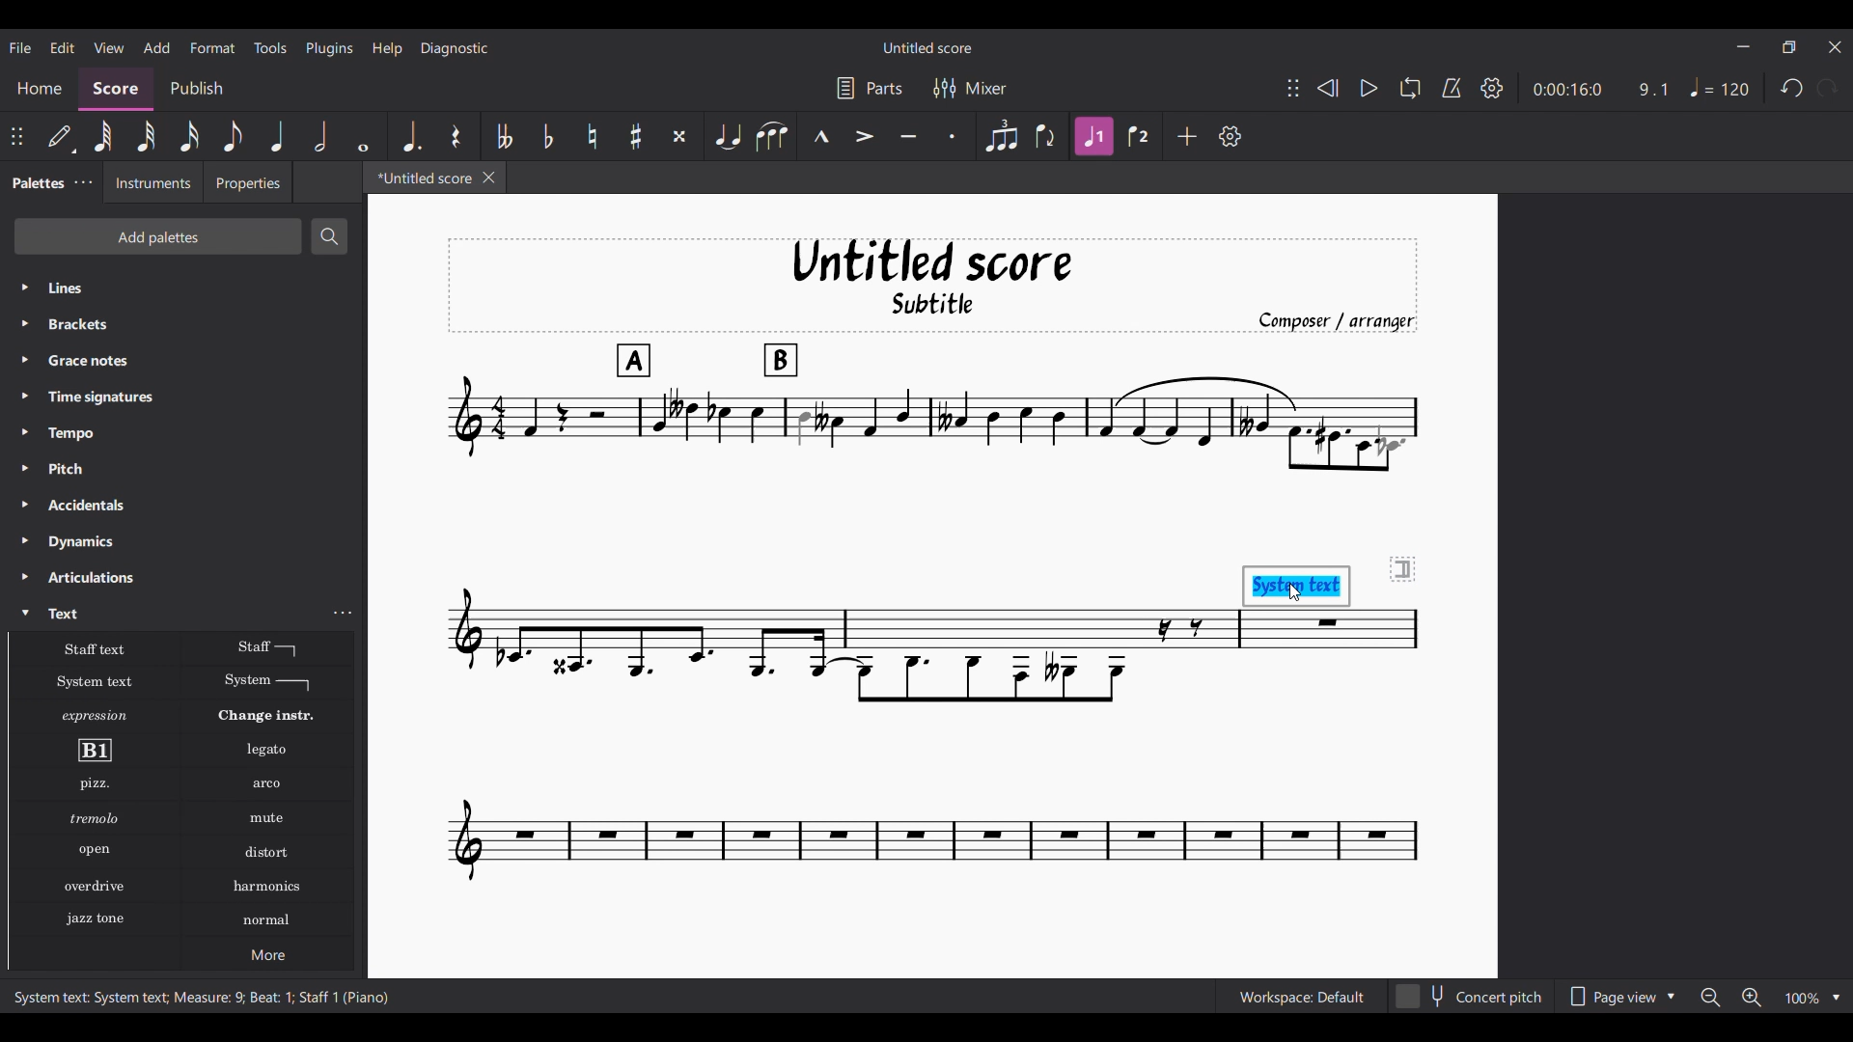 The image size is (1853, 1042). Describe the element at coordinates (270, 47) in the screenshot. I see `Tools menu` at that location.